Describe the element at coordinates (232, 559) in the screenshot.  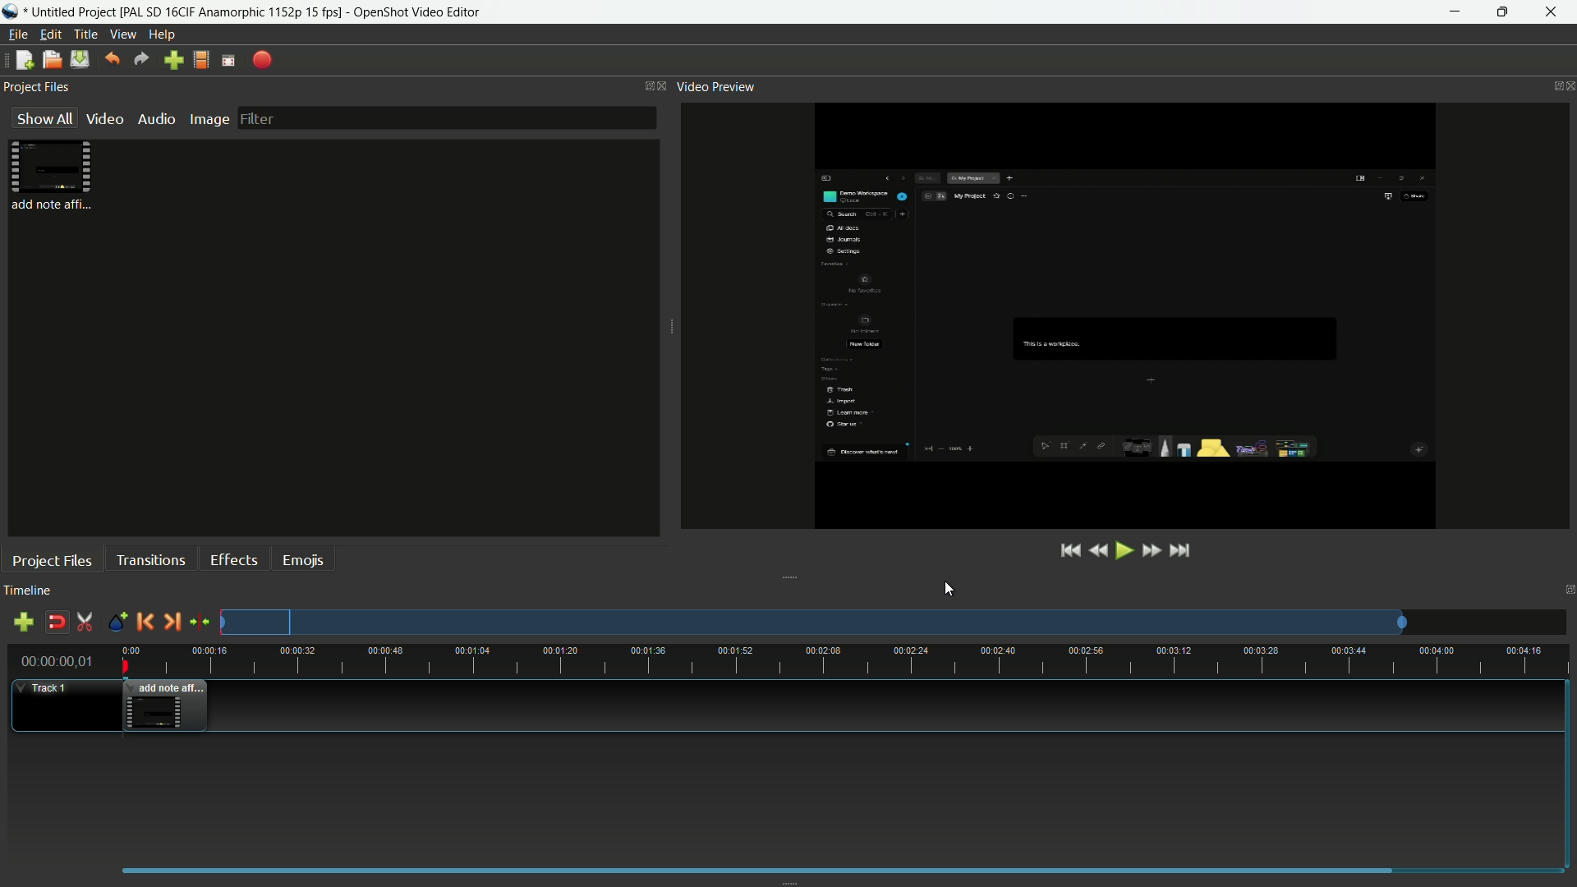
I see `effects` at that location.